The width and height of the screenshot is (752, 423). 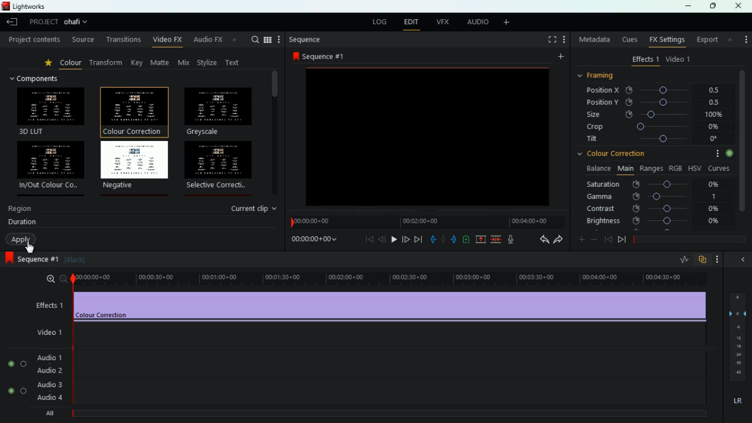 What do you see at coordinates (380, 21) in the screenshot?
I see `log` at bounding box center [380, 21].